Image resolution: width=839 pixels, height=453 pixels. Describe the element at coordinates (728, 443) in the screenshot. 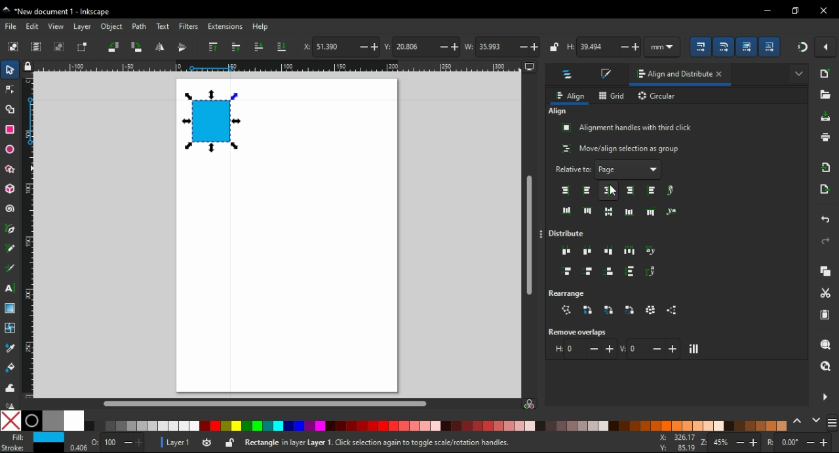

I see `zoom in/zoom out` at that location.